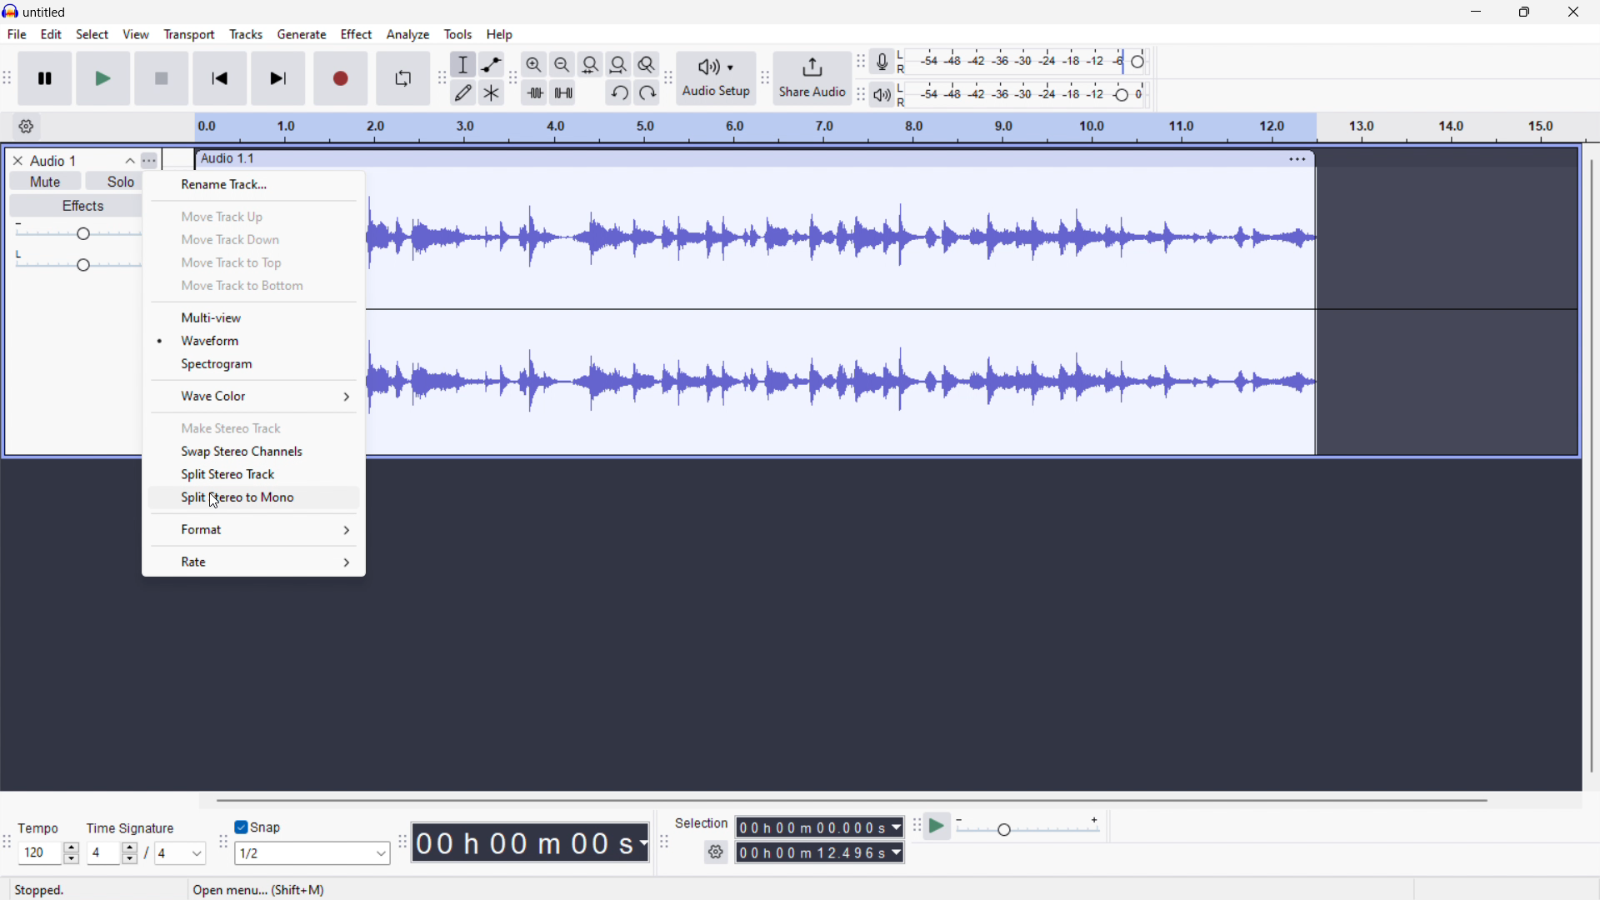 The image size is (1600, 900). I want to click on recording level, so click(1025, 61).